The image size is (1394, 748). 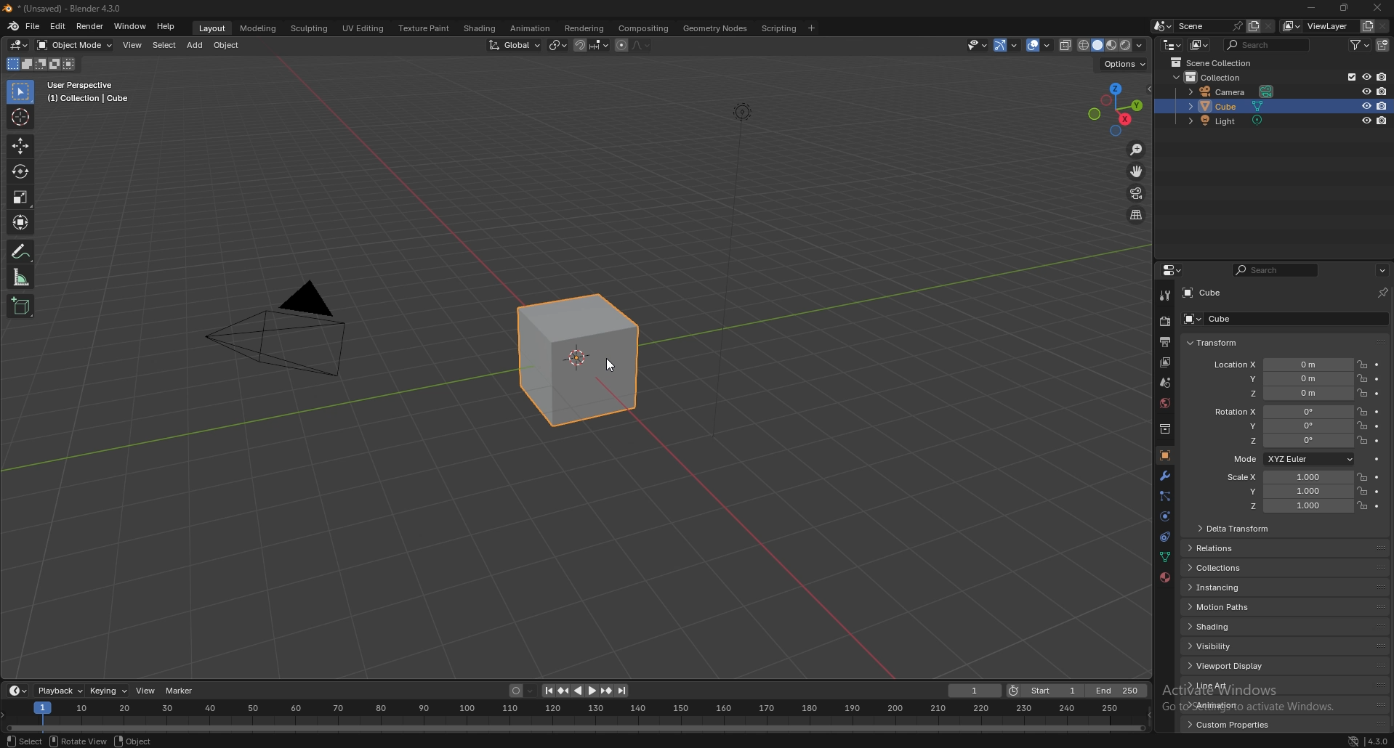 What do you see at coordinates (1362, 506) in the screenshot?
I see `lock location` at bounding box center [1362, 506].